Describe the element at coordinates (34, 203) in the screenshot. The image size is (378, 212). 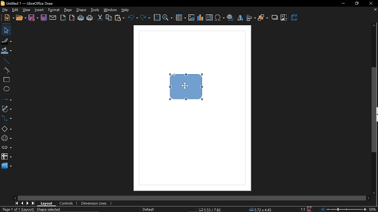
I see `go to last page` at that location.